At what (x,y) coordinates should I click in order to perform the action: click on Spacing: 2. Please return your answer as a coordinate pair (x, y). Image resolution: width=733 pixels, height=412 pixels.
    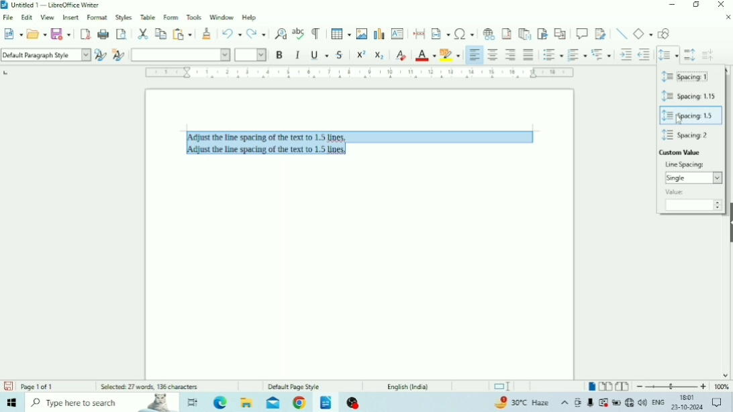
    Looking at the image, I should click on (685, 136).